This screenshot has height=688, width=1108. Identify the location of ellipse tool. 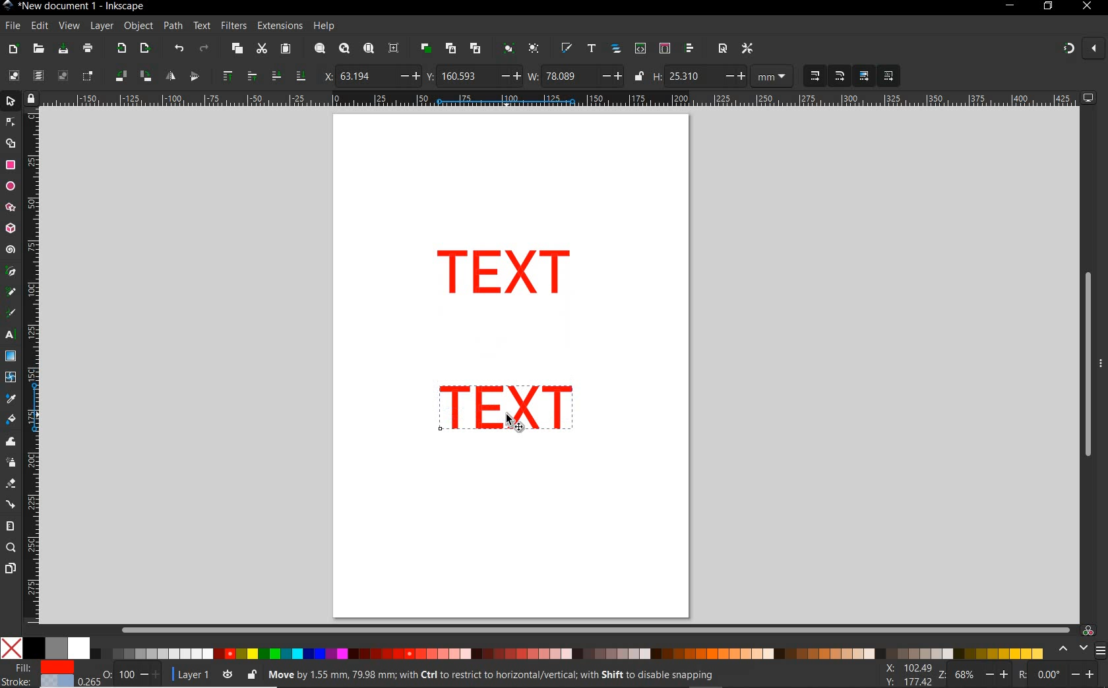
(10, 186).